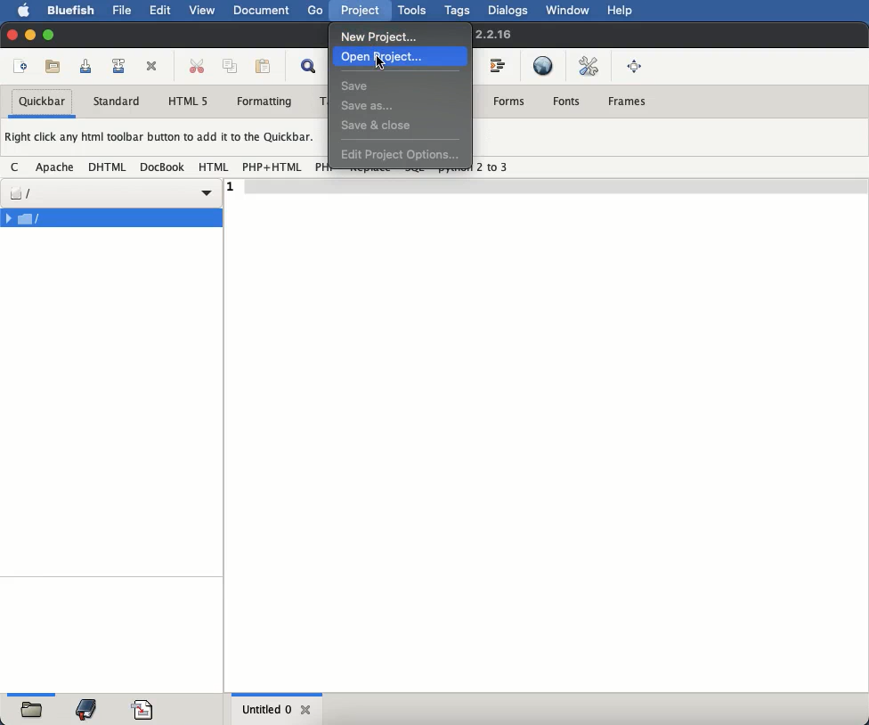 The image size is (869, 725). Describe the element at coordinates (32, 692) in the screenshot. I see `Horizontal Scrollbar` at that location.